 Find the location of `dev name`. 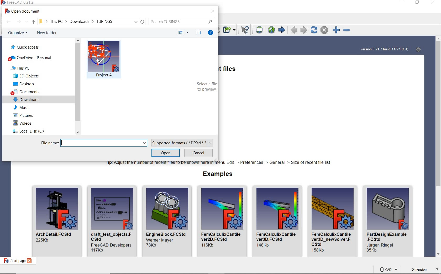

dev name is located at coordinates (382, 245).